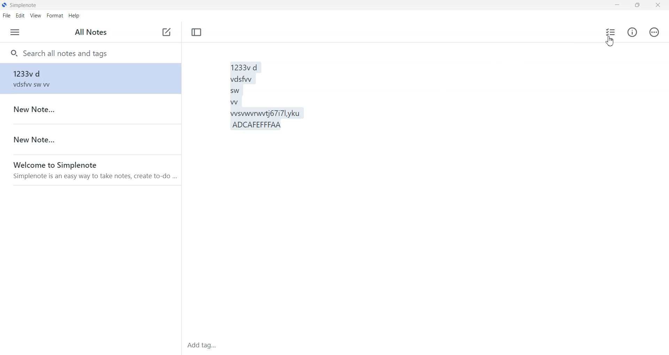 Image resolution: width=669 pixels, height=355 pixels. Describe the element at coordinates (74, 15) in the screenshot. I see `Help` at that location.